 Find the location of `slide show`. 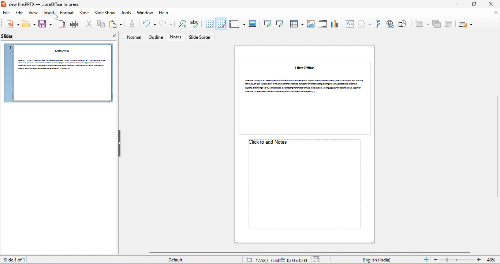

slide show is located at coordinates (105, 14).